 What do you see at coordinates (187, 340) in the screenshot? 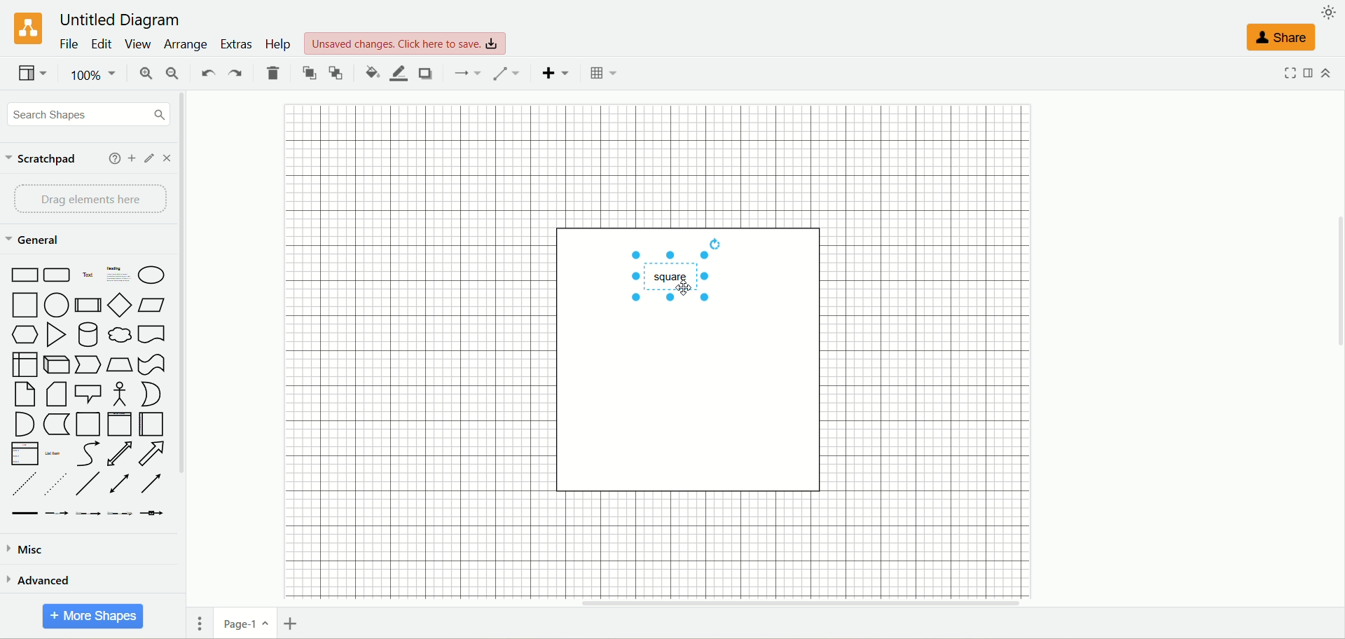
I see `vertical scroll bar` at bounding box center [187, 340].